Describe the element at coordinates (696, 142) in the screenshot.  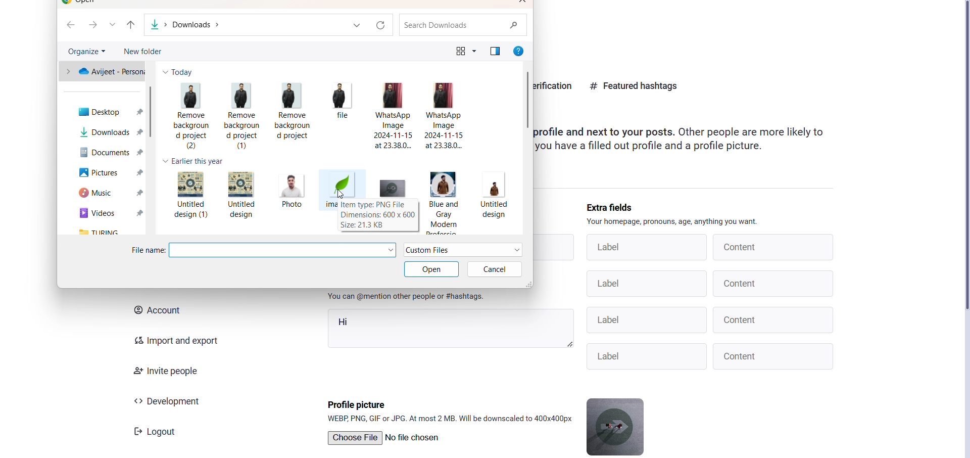
I see `Profile and next to your posts. Other people are more likely to you have a filled out profile and a profile picture.` at that location.